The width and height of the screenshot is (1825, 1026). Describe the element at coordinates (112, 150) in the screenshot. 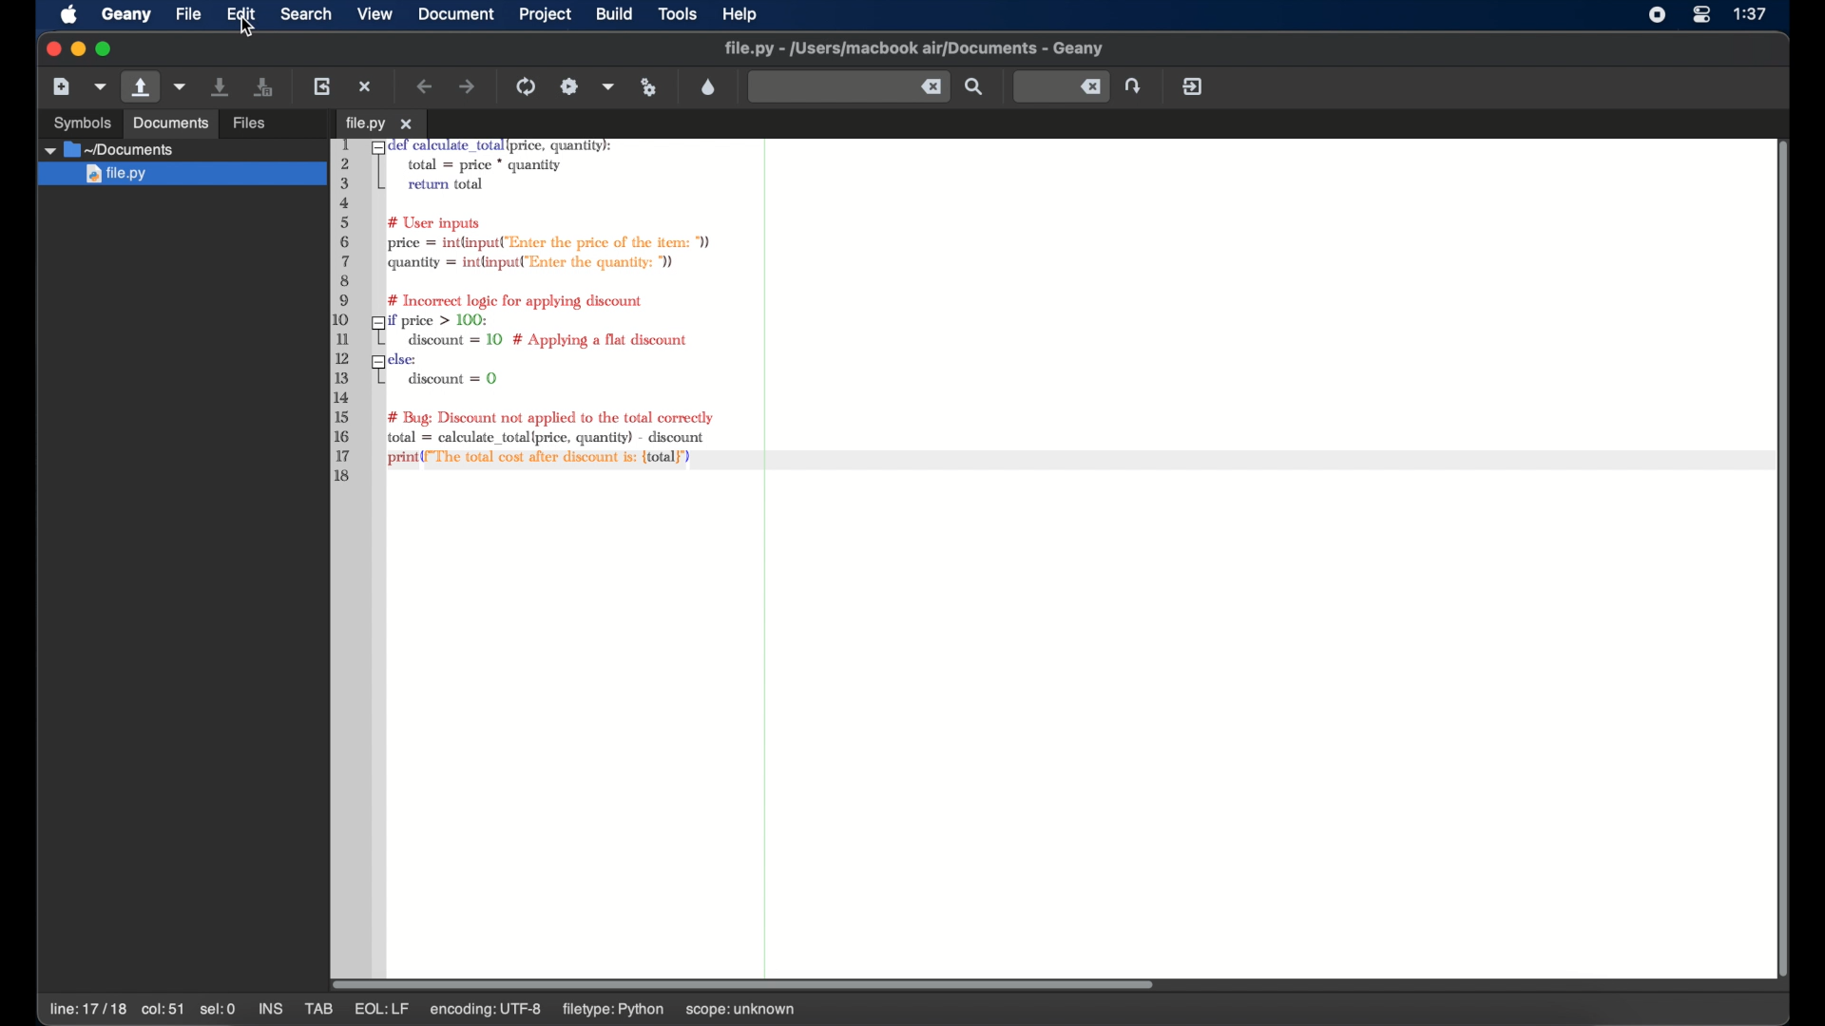

I see `documents` at that location.